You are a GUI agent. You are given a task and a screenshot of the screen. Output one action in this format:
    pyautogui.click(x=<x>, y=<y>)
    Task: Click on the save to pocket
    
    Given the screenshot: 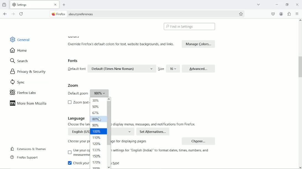 What is the action you would take?
    pyautogui.click(x=272, y=14)
    